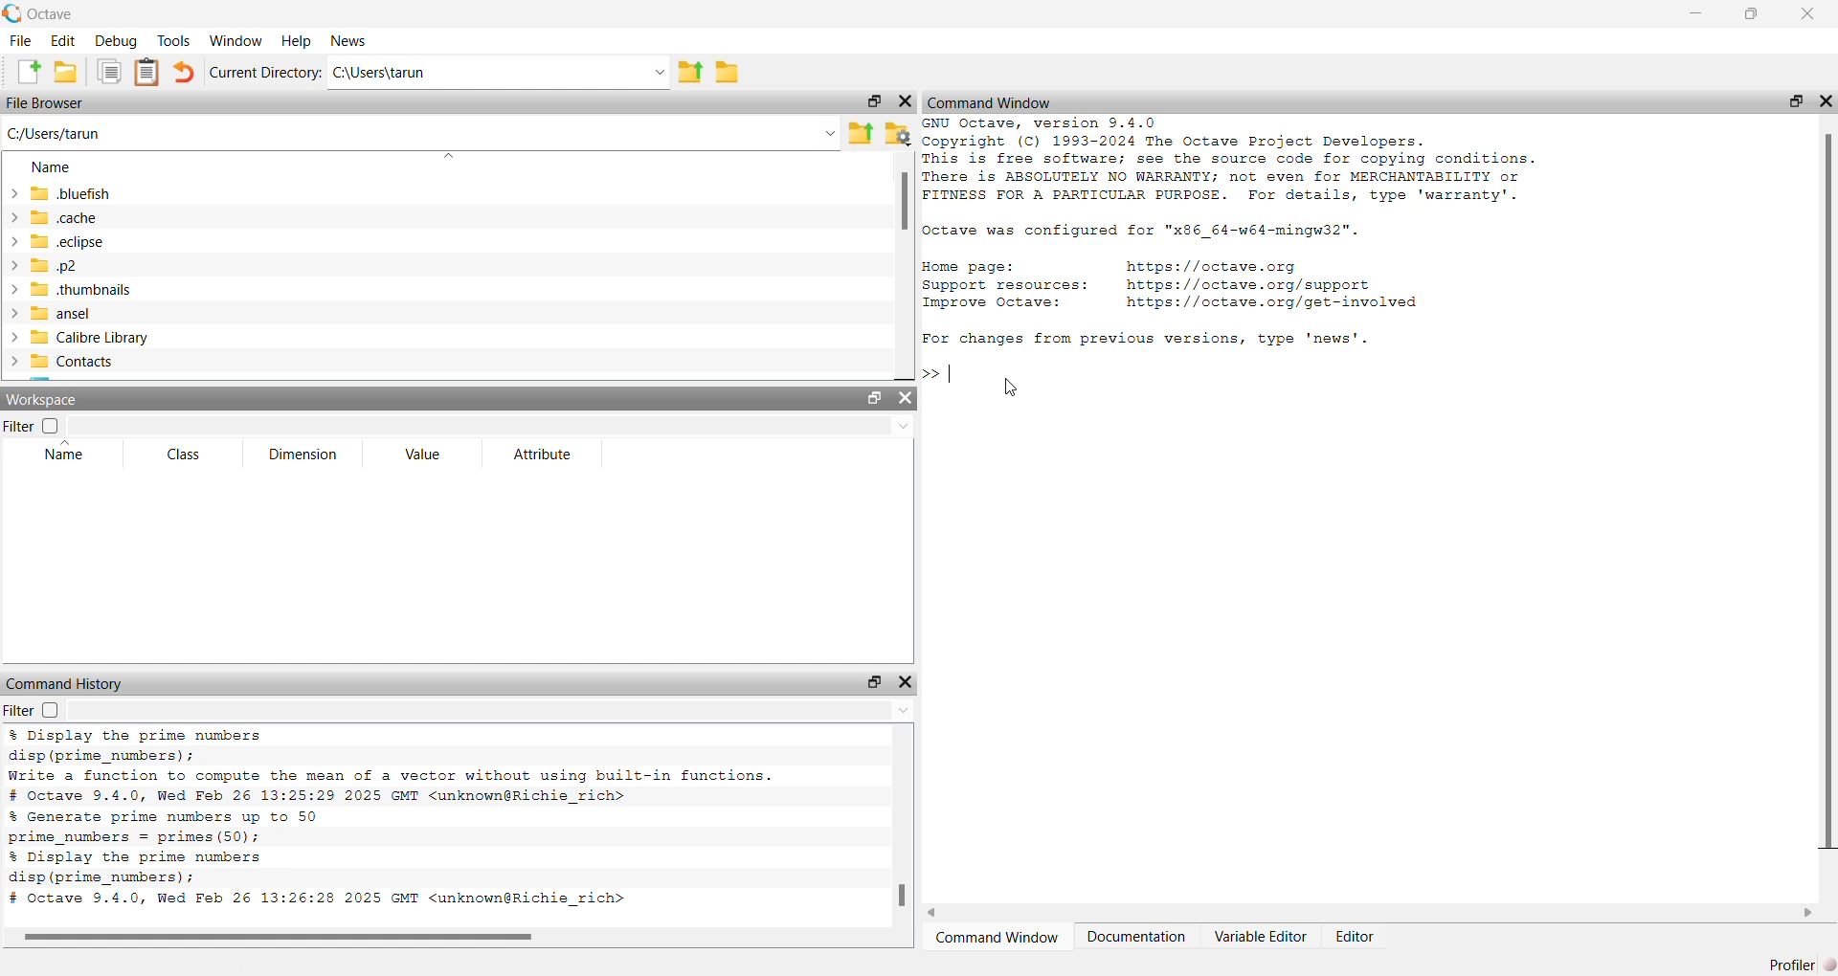 The image size is (1838, 976). Describe the element at coordinates (14, 11) in the screenshot. I see `logo` at that location.